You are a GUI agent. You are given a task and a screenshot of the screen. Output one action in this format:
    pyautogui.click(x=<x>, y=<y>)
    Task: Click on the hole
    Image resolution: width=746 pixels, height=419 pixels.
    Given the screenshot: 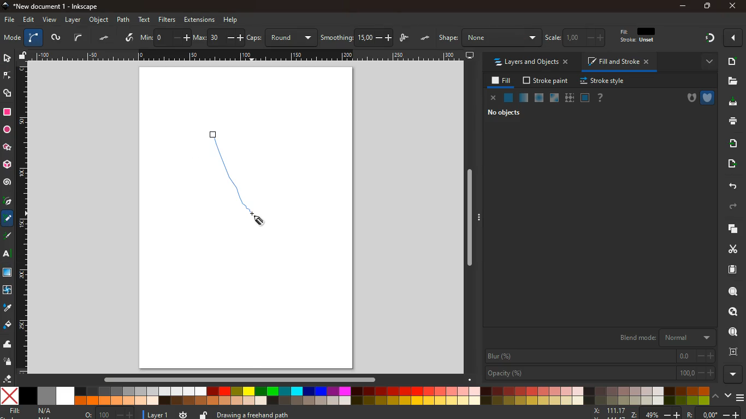 What is the action you would take?
    pyautogui.click(x=688, y=99)
    